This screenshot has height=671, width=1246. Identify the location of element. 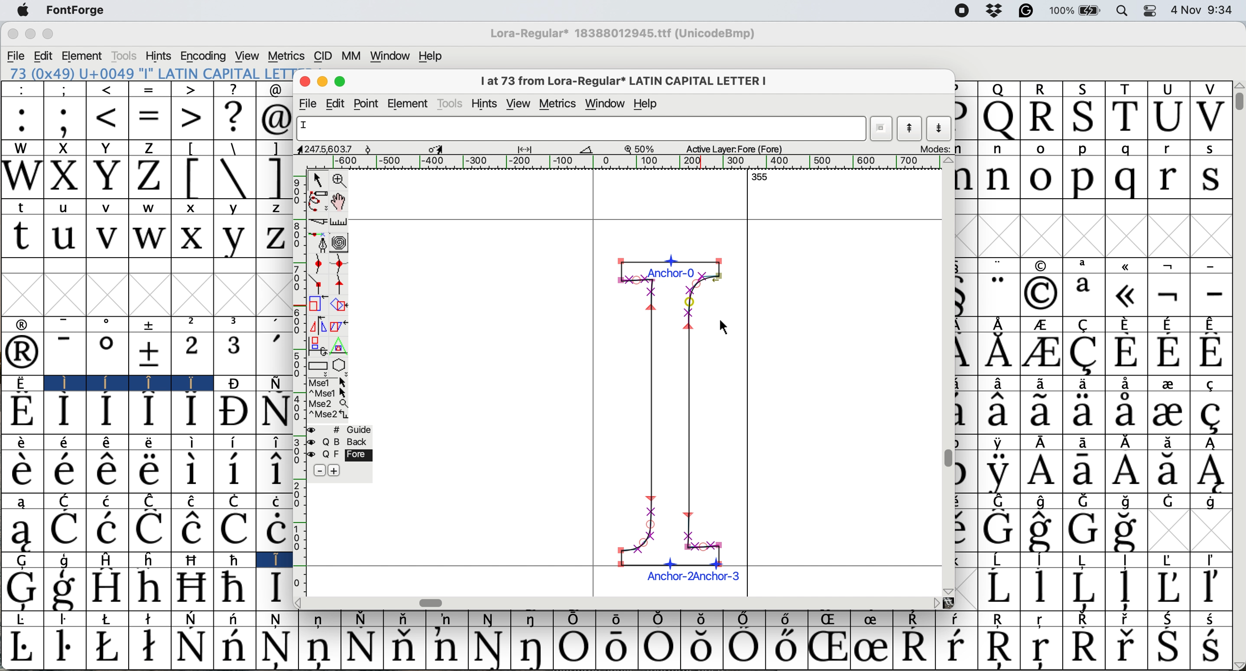
(83, 56).